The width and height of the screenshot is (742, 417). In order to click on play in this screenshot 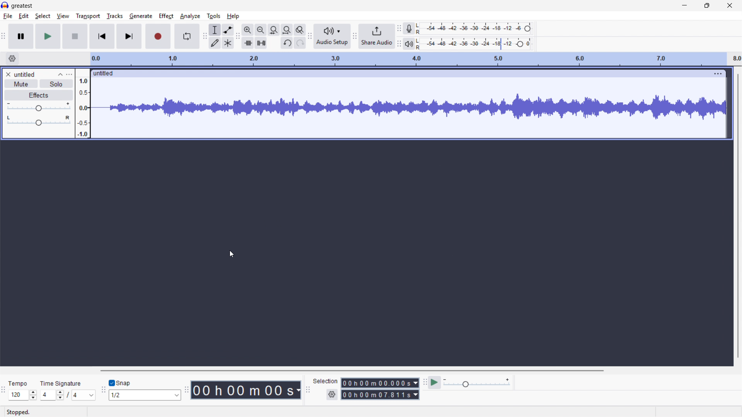, I will do `click(48, 36)`.